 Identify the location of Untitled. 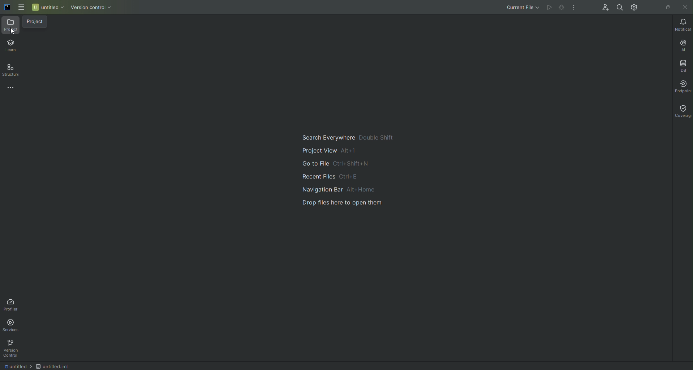
(47, 9).